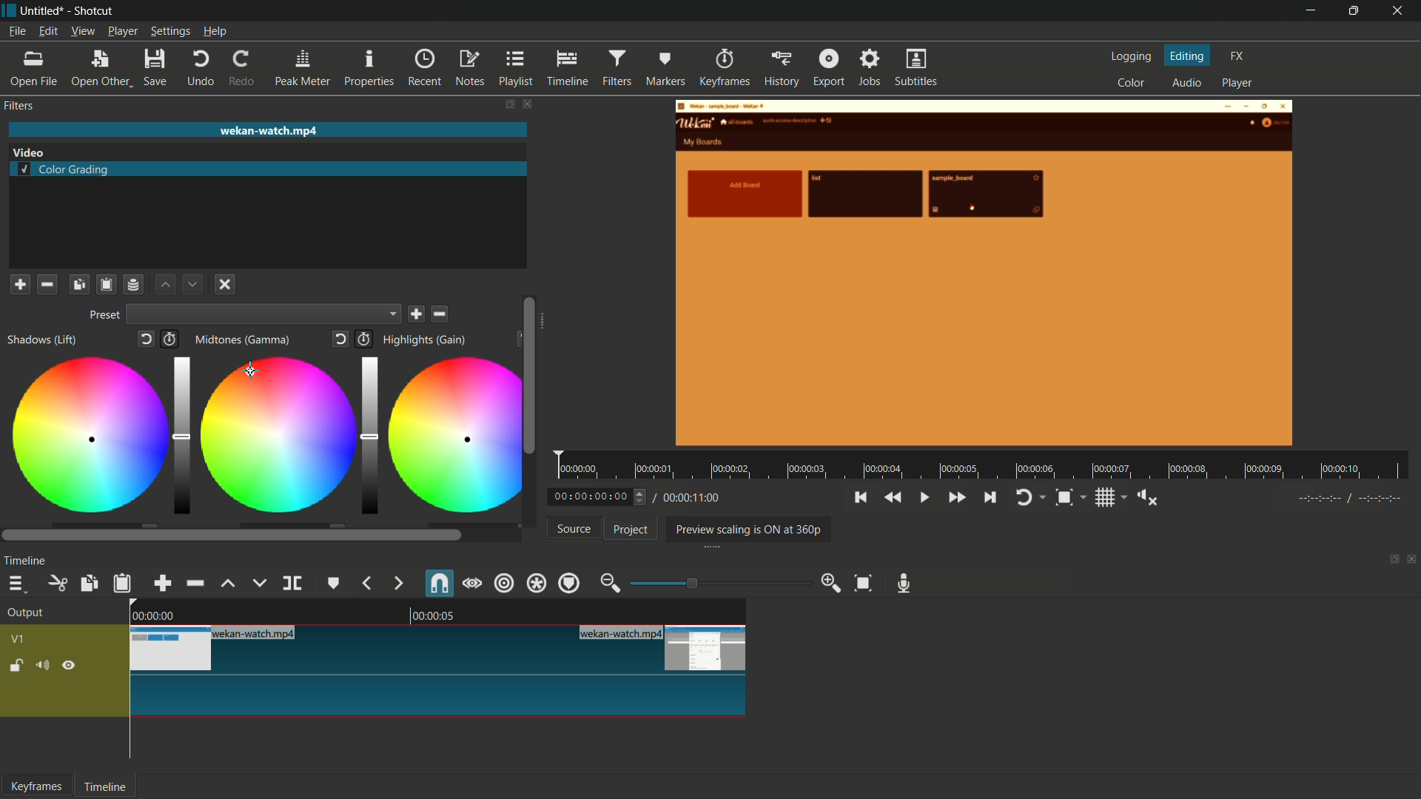  Describe the element at coordinates (263, 314) in the screenshot. I see `dropdown` at that location.